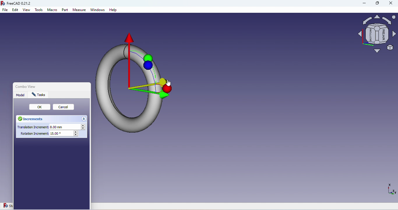 The width and height of the screenshot is (398, 210). Describe the element at coordinates (98, 10) in the screenshot. I see `Windows` at that location.